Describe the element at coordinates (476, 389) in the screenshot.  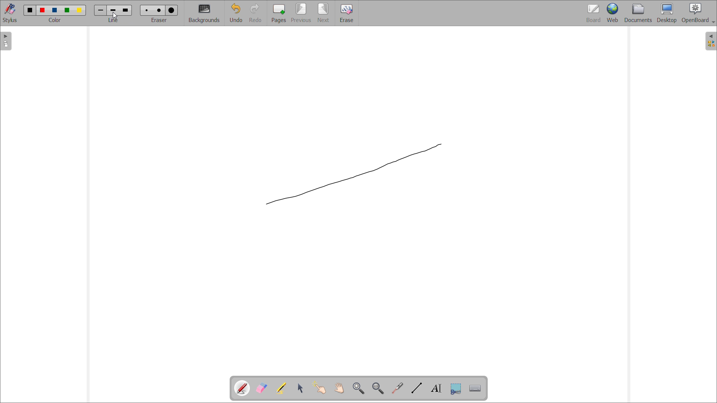
I see `virtual keyboard` at that location.